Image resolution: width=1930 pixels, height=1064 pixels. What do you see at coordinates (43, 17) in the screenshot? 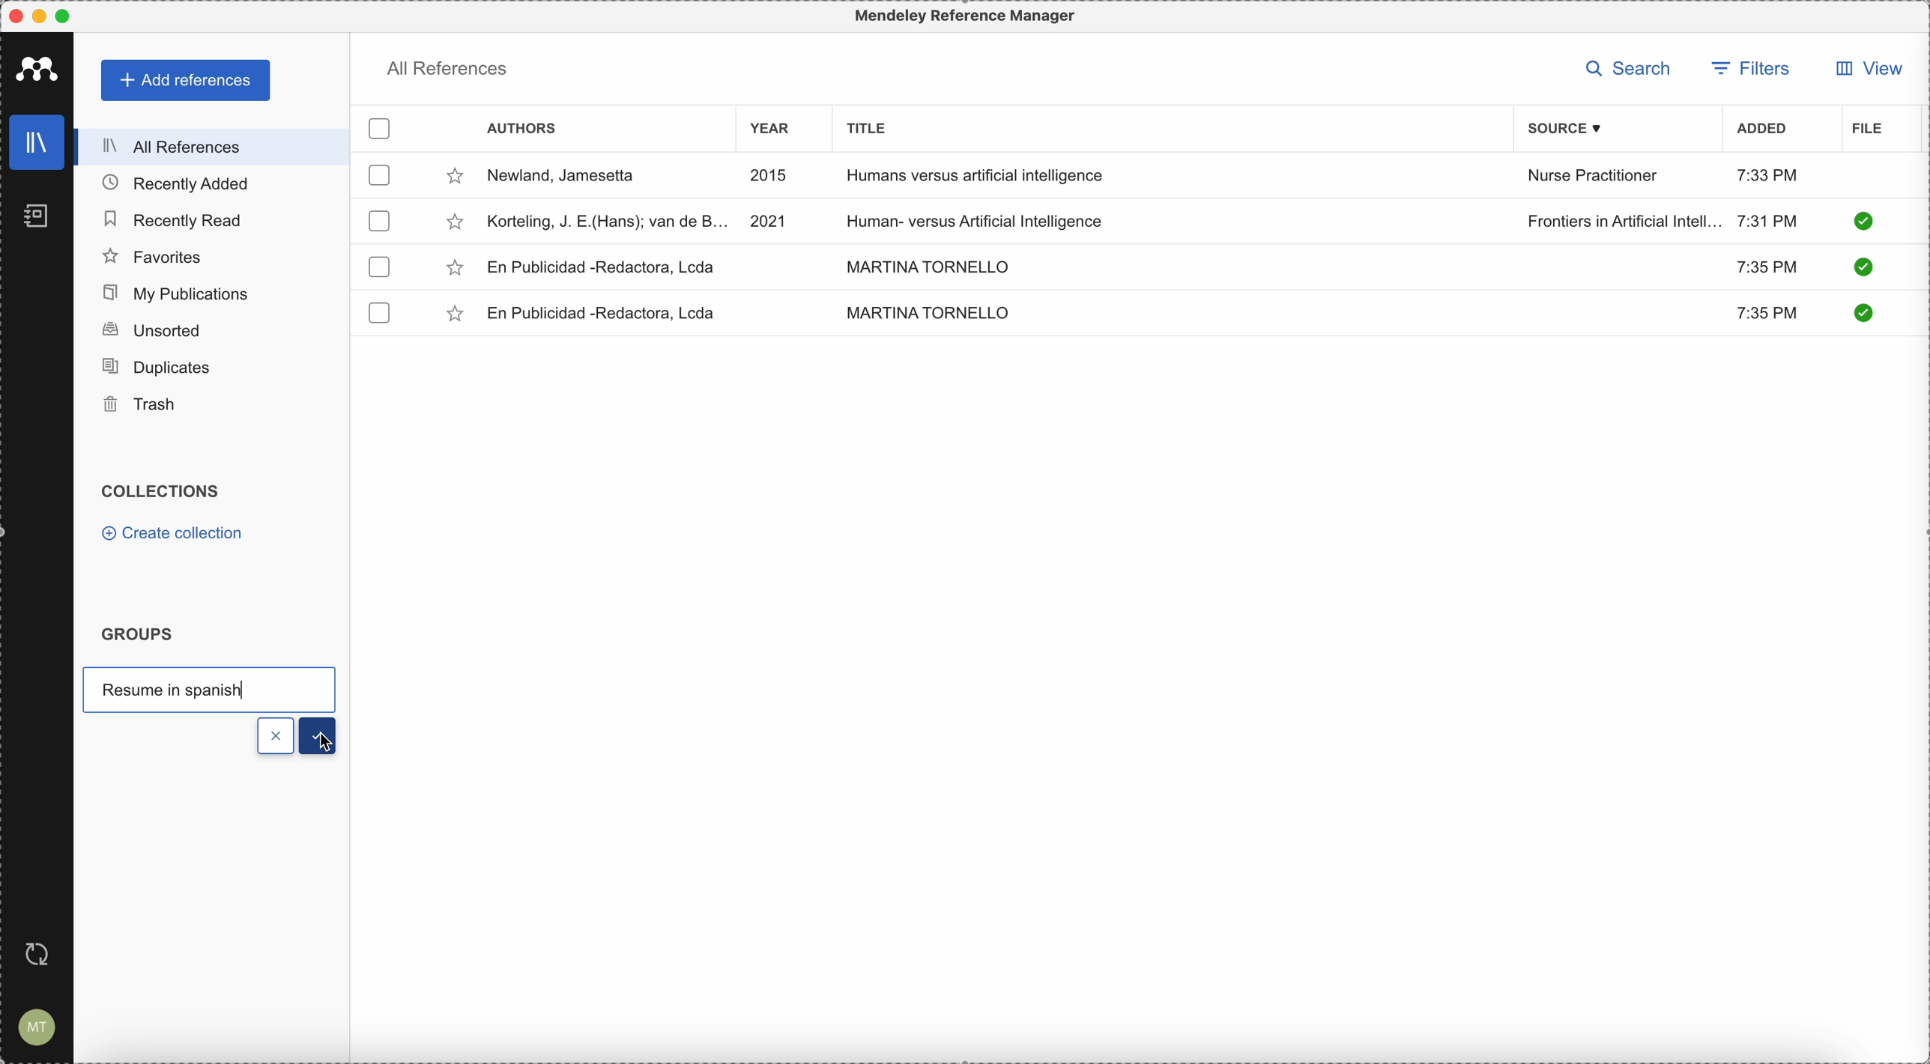
I see `minimize` at bounding box center [43, 17].